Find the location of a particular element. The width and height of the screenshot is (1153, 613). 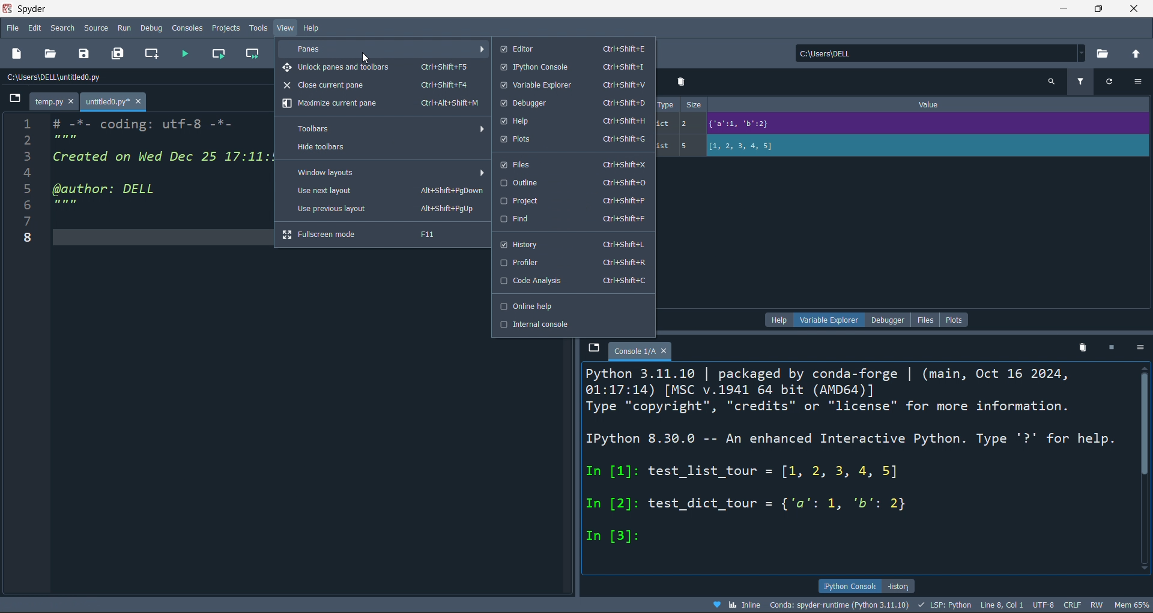

fullscreen mode is located at coordinates (378, 233).